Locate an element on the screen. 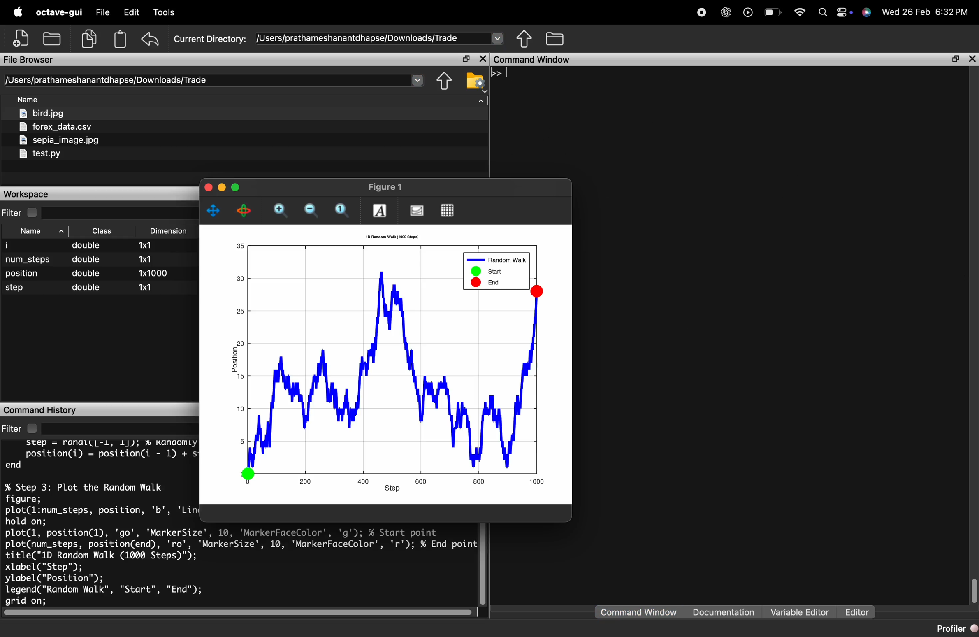 The width and height of the screenshot is (979, 637). apple logo is located at coordinates (16, 11).